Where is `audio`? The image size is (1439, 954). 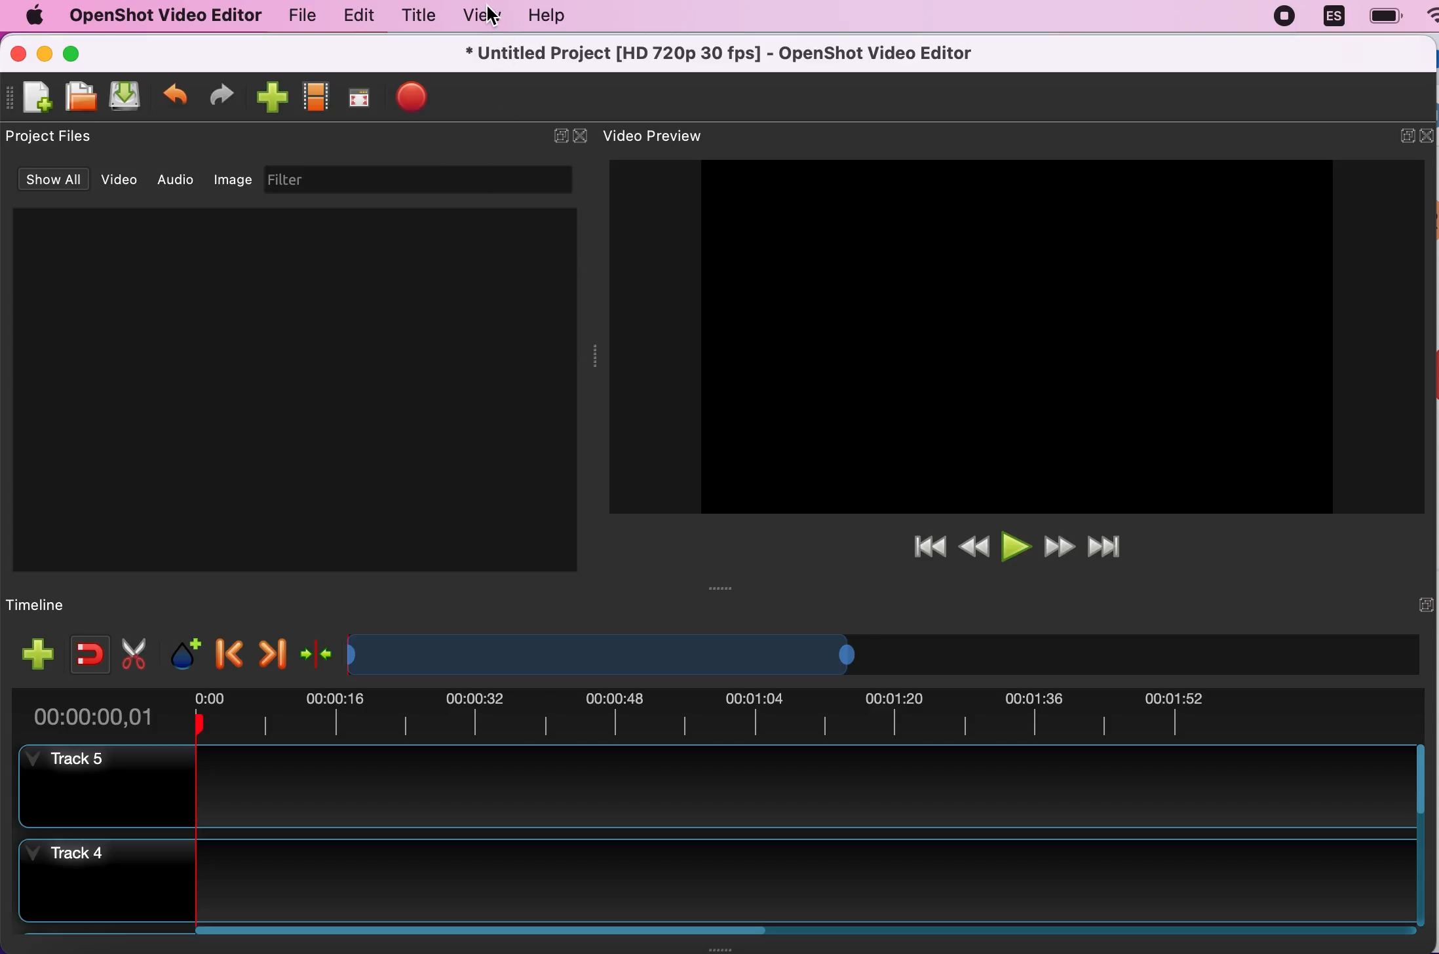
audio is located at coordinates (178, 178).